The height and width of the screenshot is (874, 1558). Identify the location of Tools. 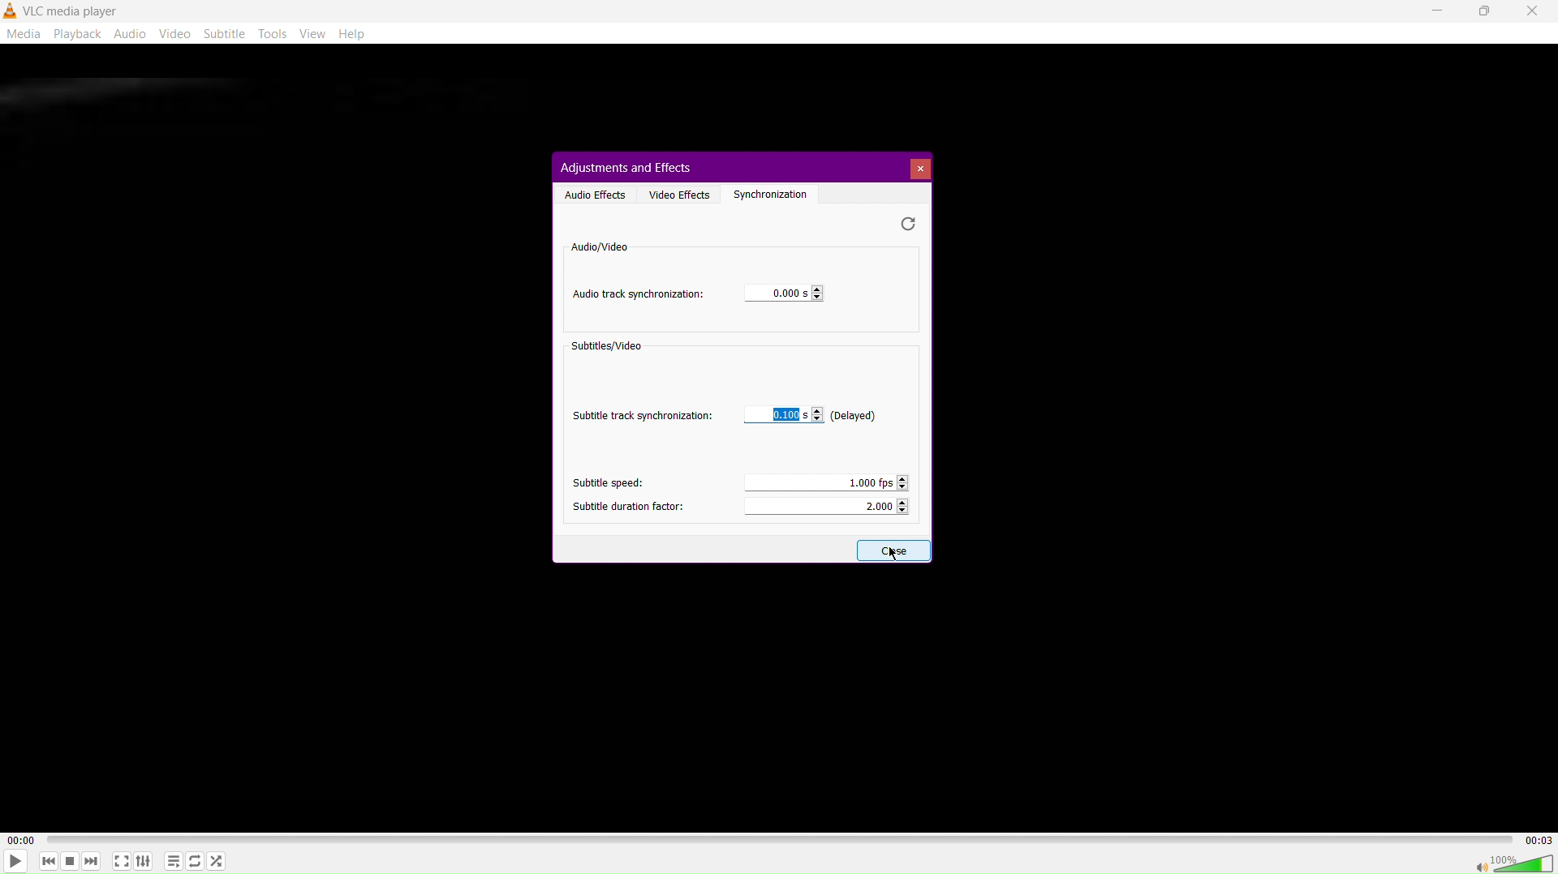
(275, 35).